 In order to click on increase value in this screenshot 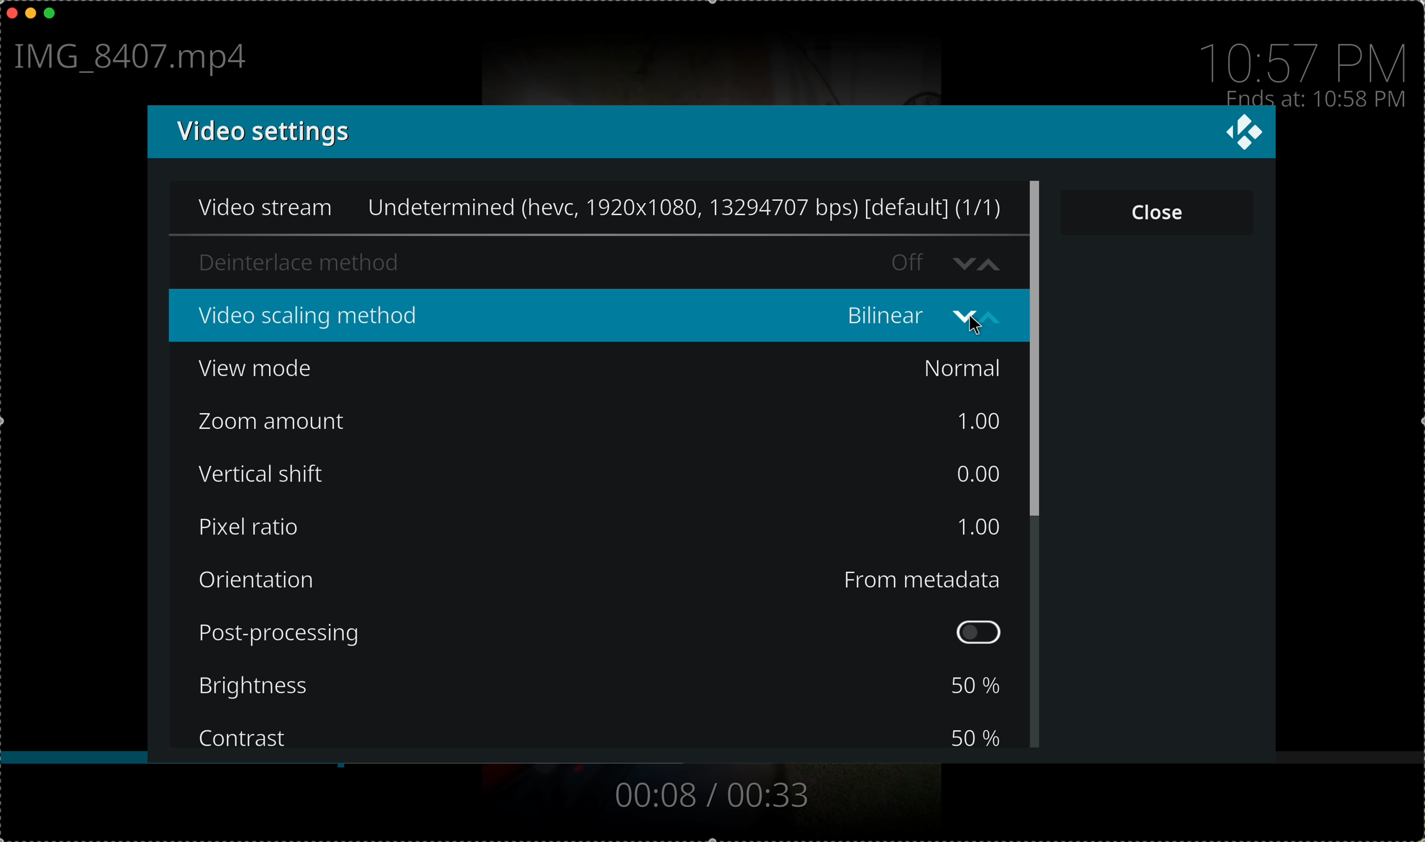, I will do `click(993, 262)`.